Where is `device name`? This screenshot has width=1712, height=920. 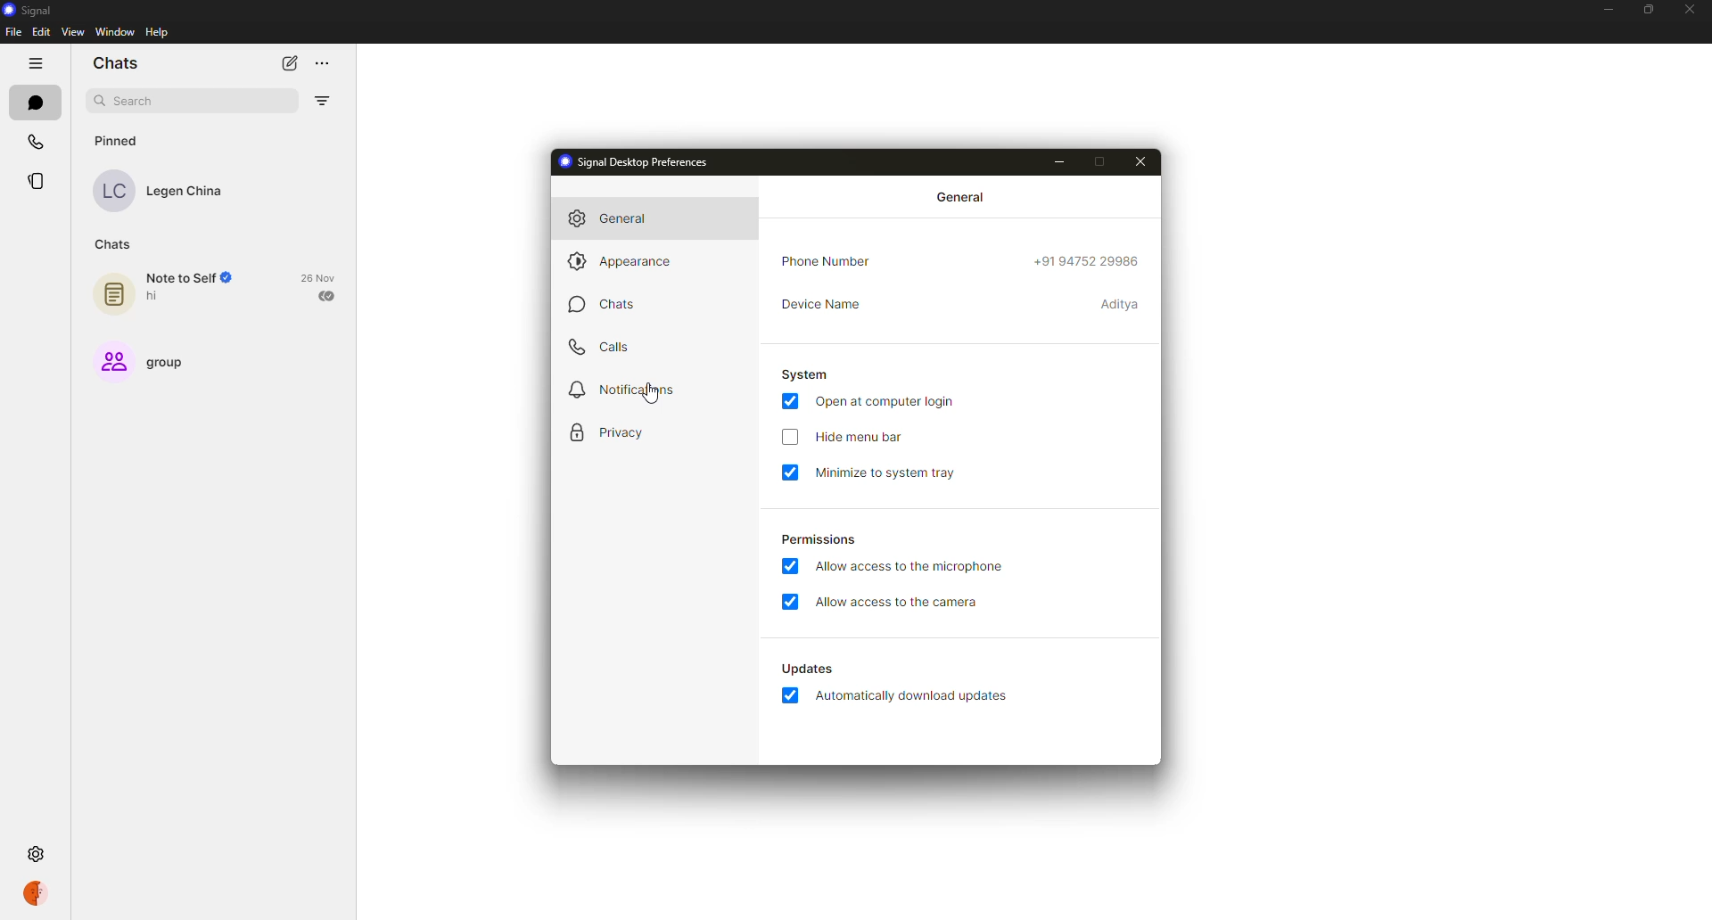
device name is located at coordinates (825, 304).